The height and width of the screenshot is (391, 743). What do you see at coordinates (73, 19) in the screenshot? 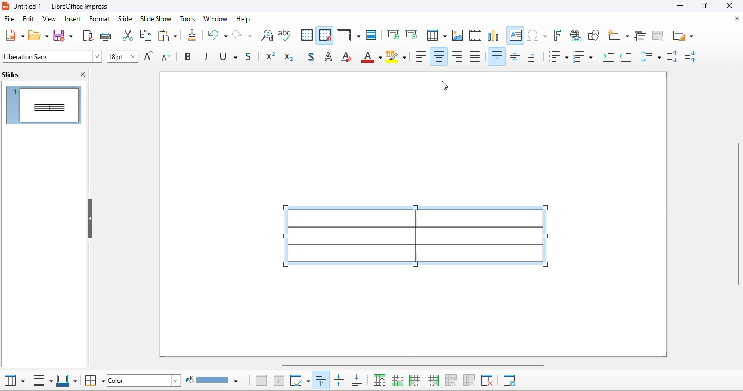
I see `insert` at bounding box center [73, 19].